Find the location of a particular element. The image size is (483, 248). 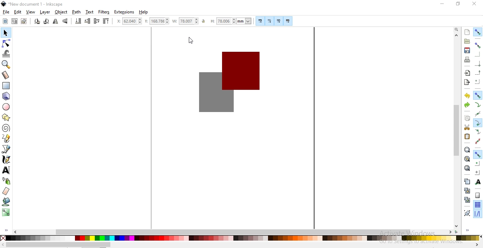

view is located at coordinates (31, 12).